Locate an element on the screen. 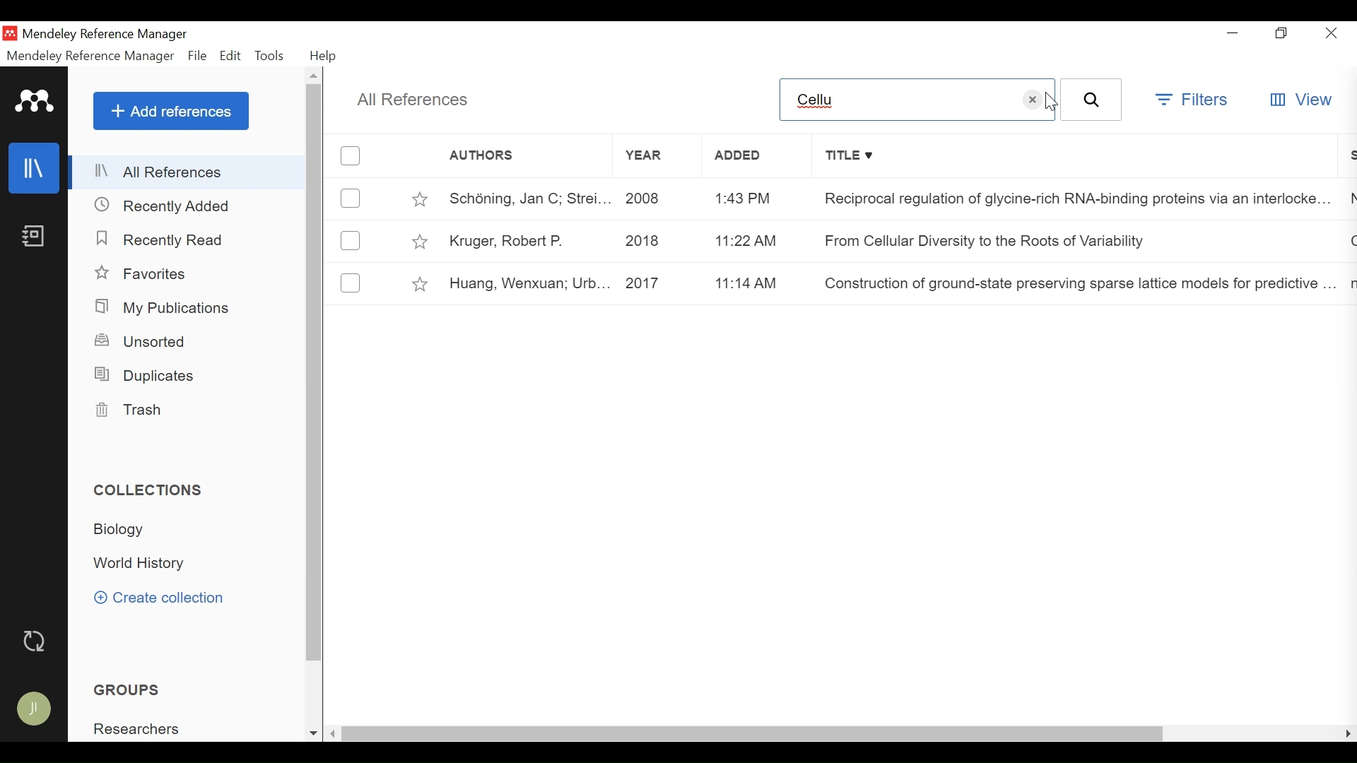 This screenshot has height=763, width=1357. Notebook is located at coordinates (35, 235).